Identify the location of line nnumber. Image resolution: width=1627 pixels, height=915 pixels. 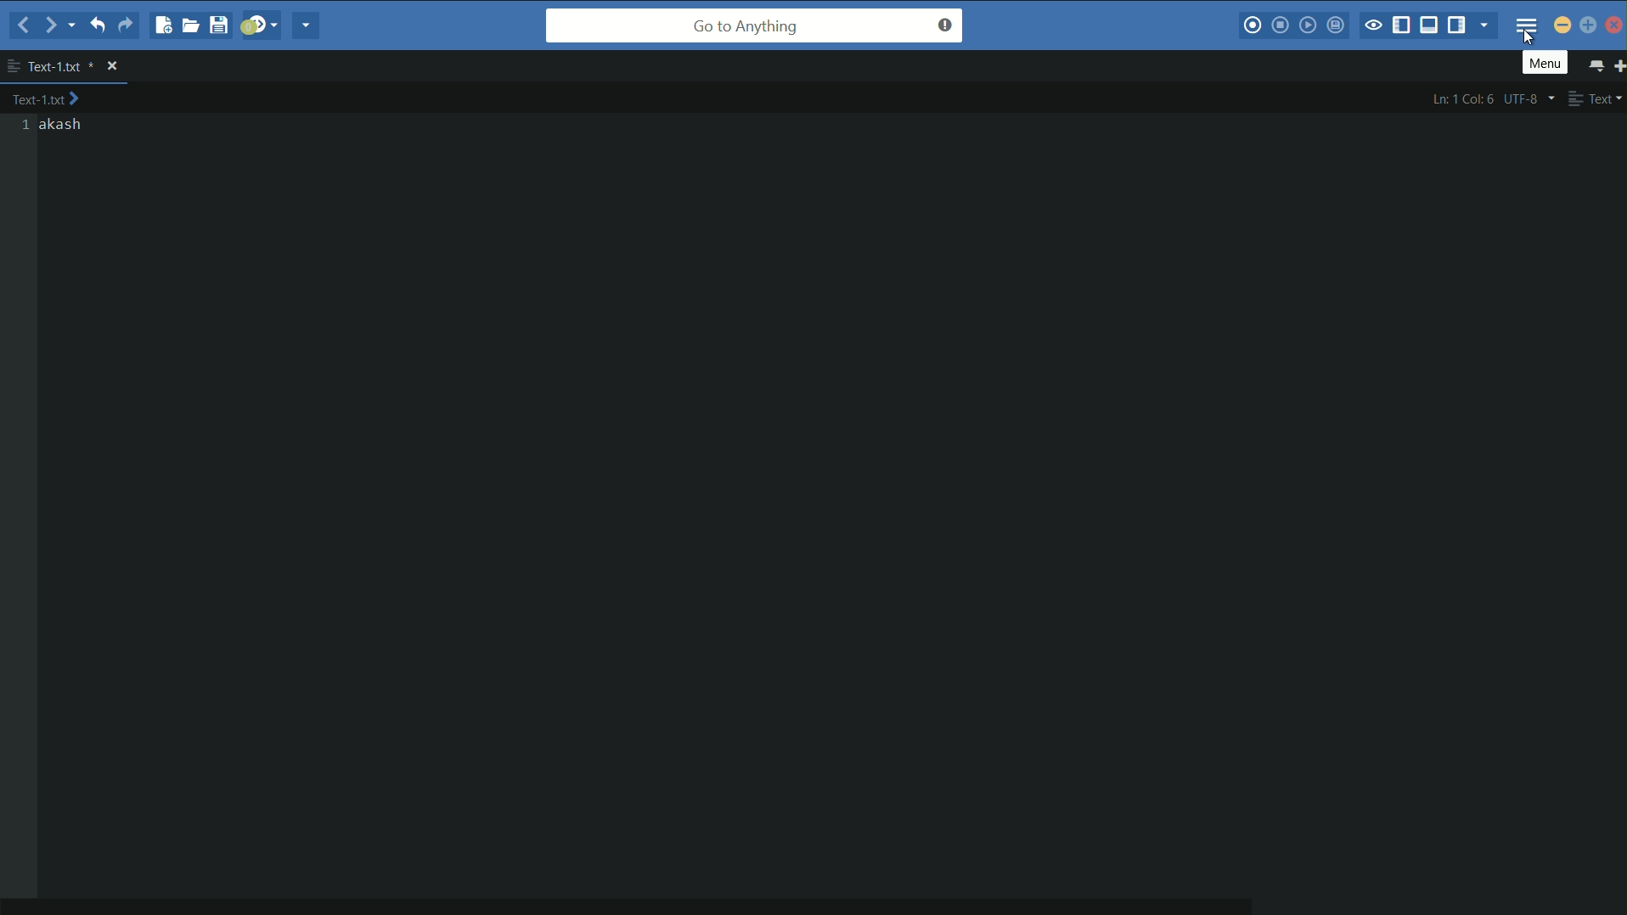
(27, 126).